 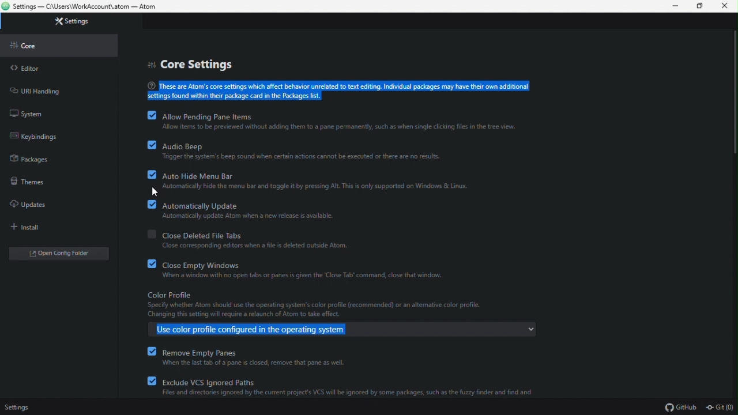 I want to click on cursor, so click(x=156, y=193).